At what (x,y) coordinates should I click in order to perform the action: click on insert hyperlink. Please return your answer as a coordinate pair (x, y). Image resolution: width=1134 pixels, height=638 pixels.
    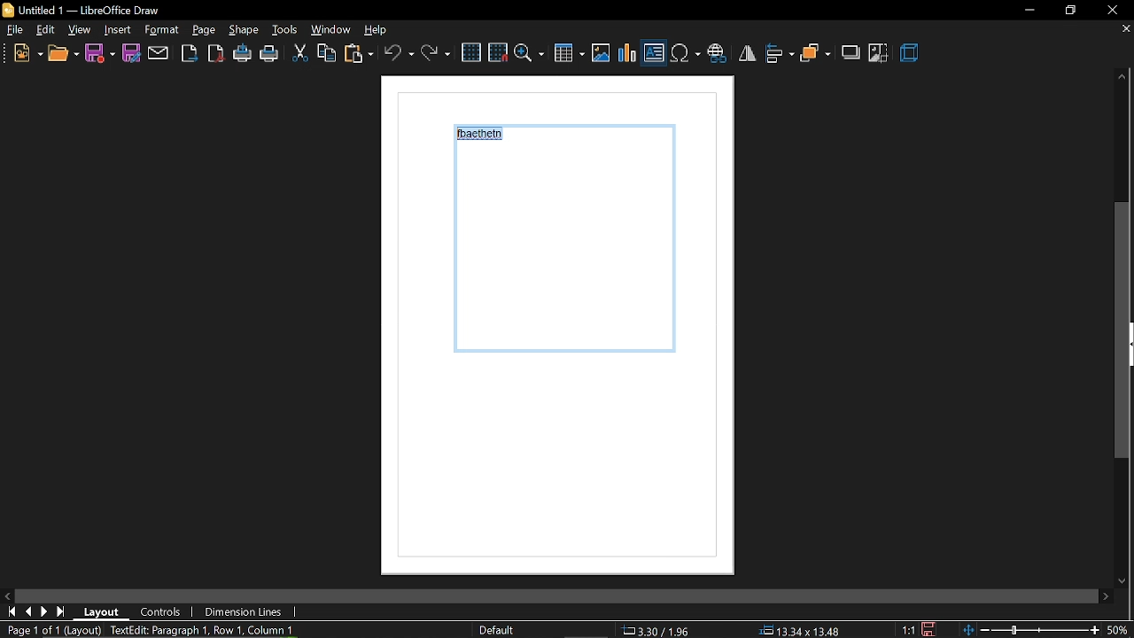
    Looking at the image, I should click on (717, 55).